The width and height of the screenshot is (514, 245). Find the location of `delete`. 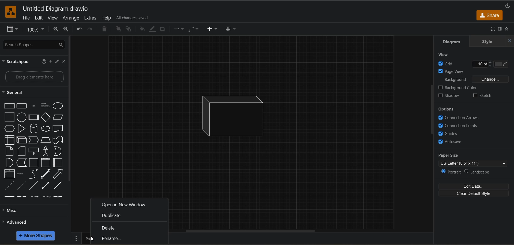

delete is located at coordinates (114, 228).